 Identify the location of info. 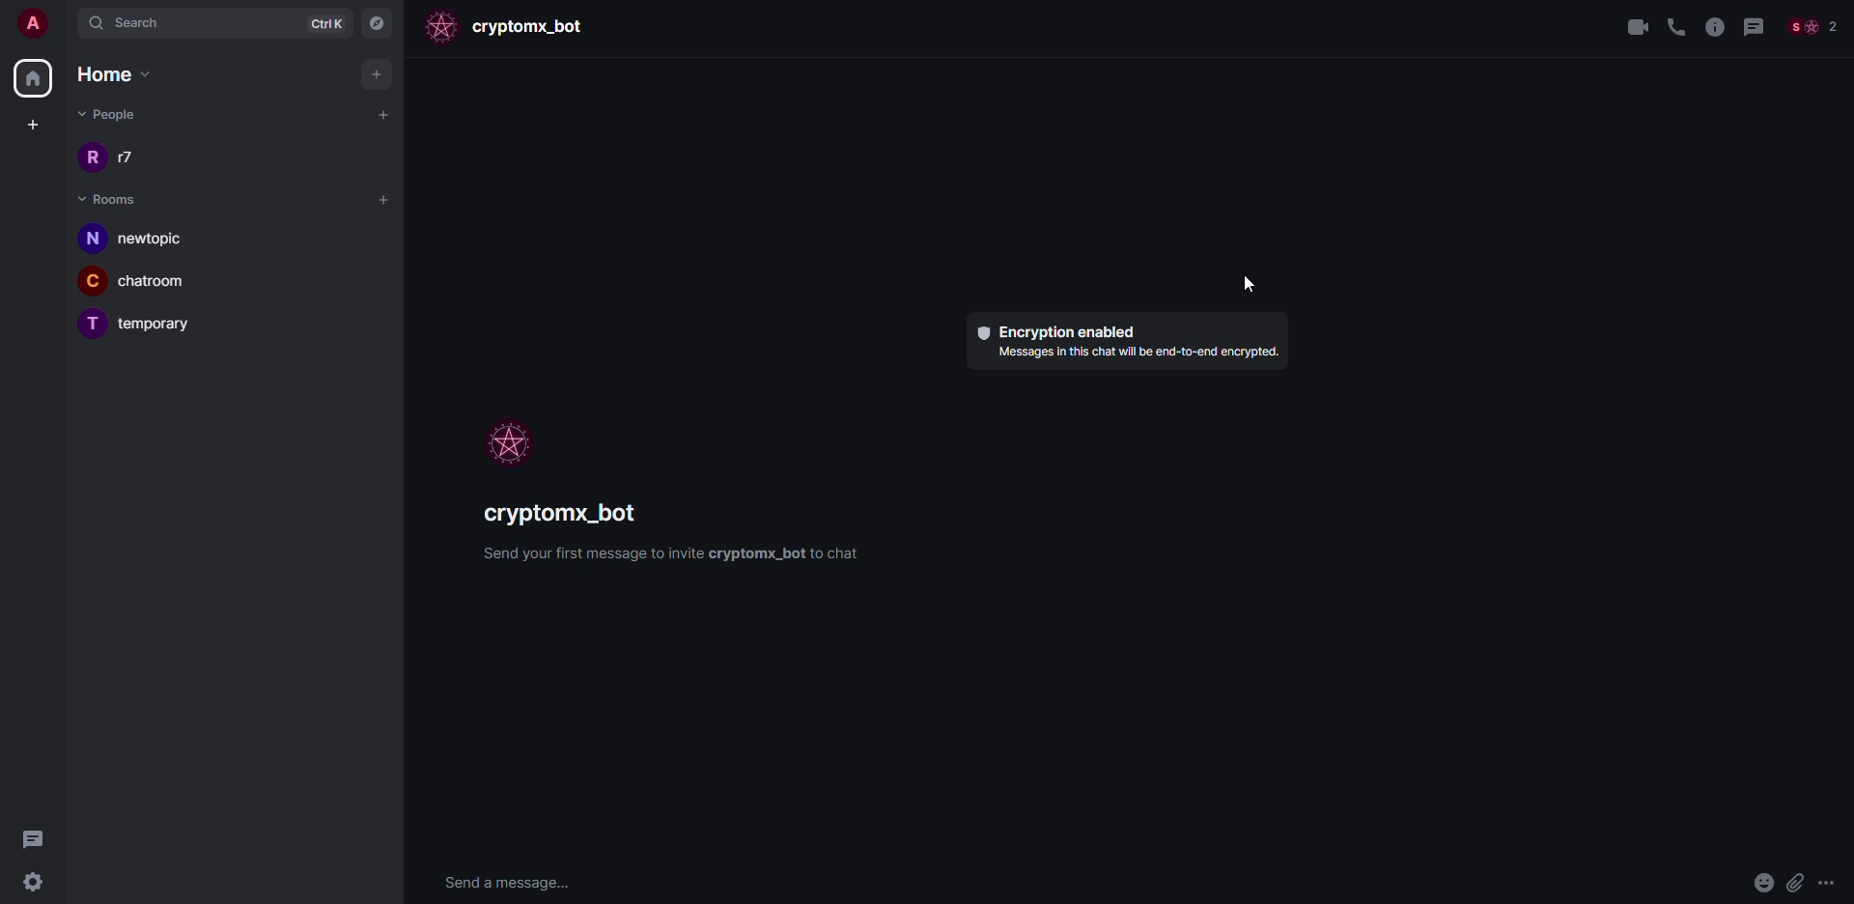
(1714, 27).